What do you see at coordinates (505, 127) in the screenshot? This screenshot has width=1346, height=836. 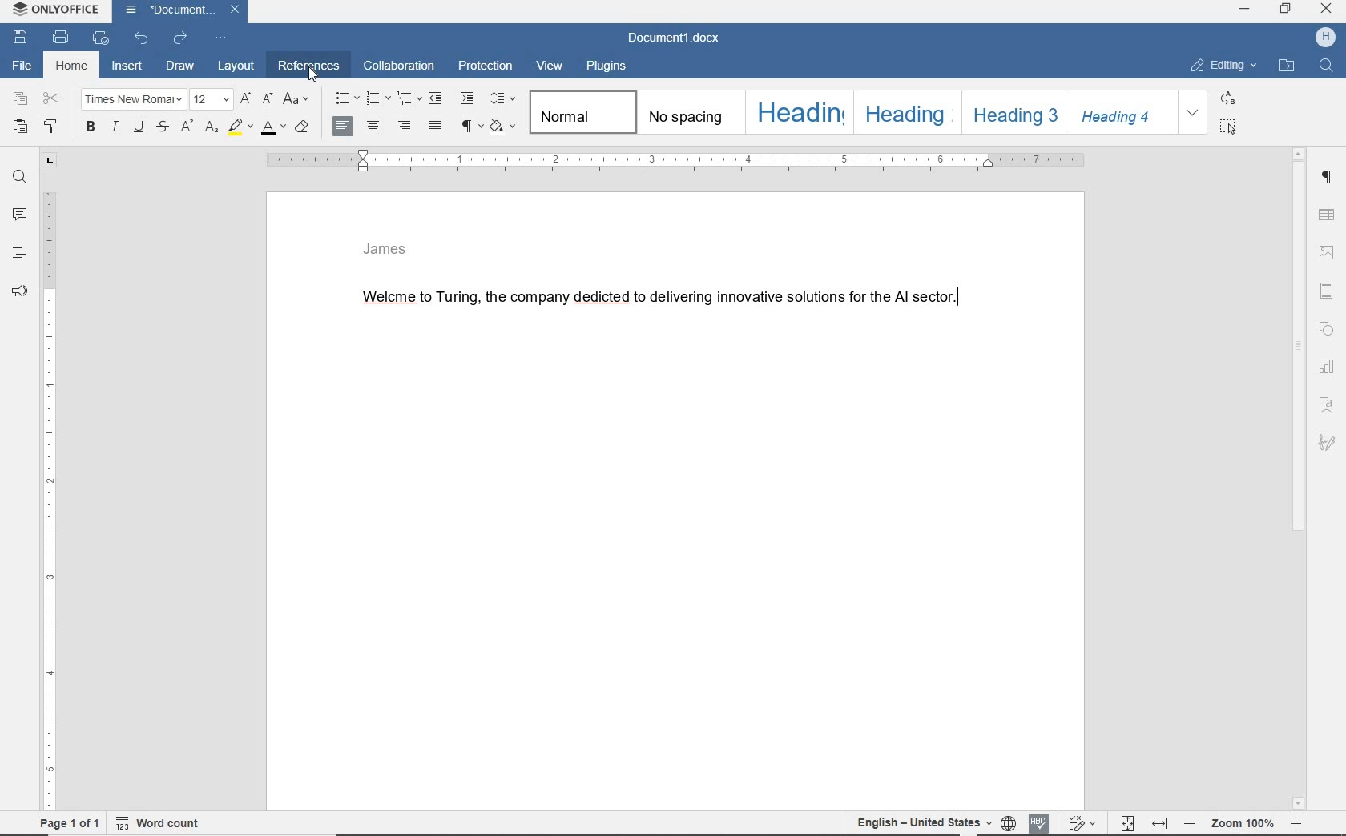 I see `shading` at bounding box center [505, 127].